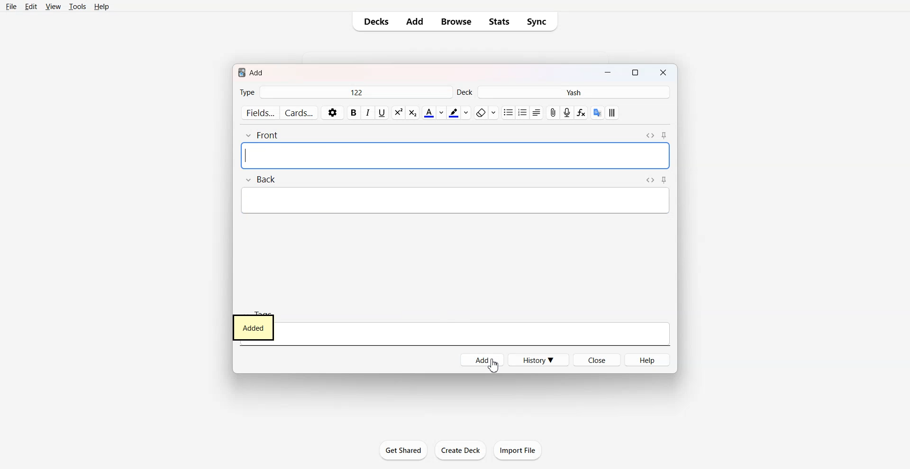 Image resolution: width=910 pixels, height=469 pixels. What do you see at coordinates (345, 93) in the screenshot?
I see `Type` at bounding box center [345, 93].